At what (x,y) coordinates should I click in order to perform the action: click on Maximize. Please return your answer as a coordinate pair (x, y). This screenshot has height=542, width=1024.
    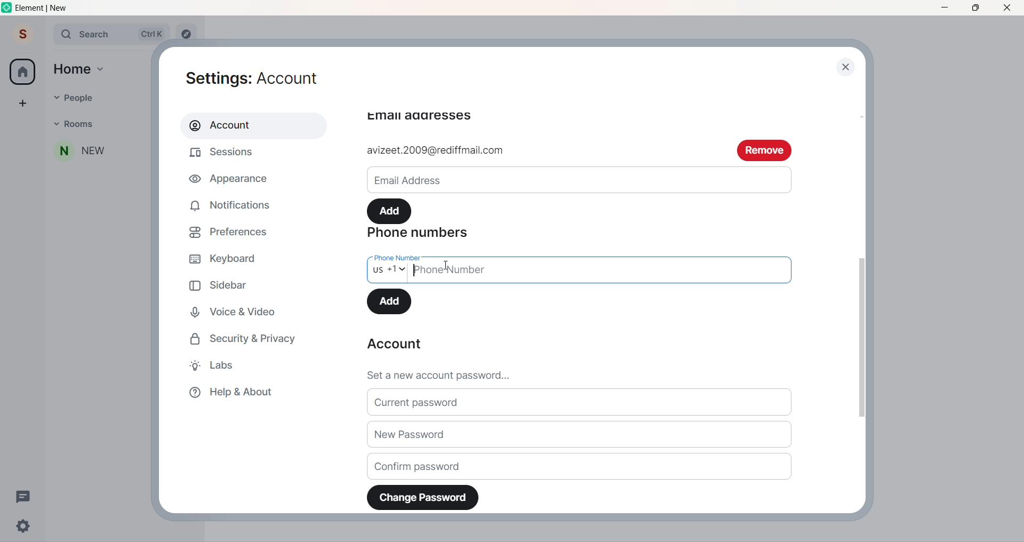
    Looking at the image, I should click on (973, 9).